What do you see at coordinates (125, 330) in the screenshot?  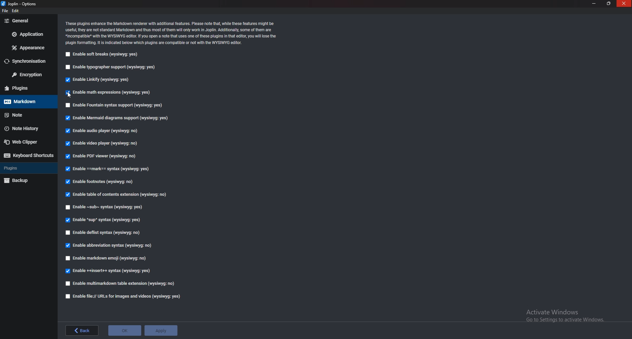 I see `ok` at bounding box center [125, 330].